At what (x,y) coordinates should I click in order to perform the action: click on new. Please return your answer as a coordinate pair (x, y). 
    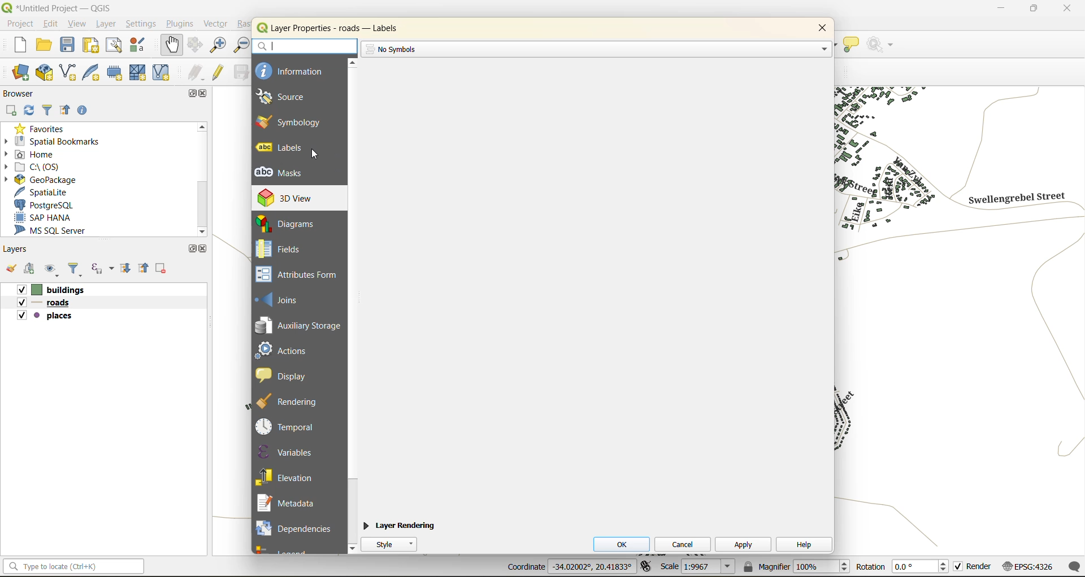
    Looking at the image, I should click on (16, 45).